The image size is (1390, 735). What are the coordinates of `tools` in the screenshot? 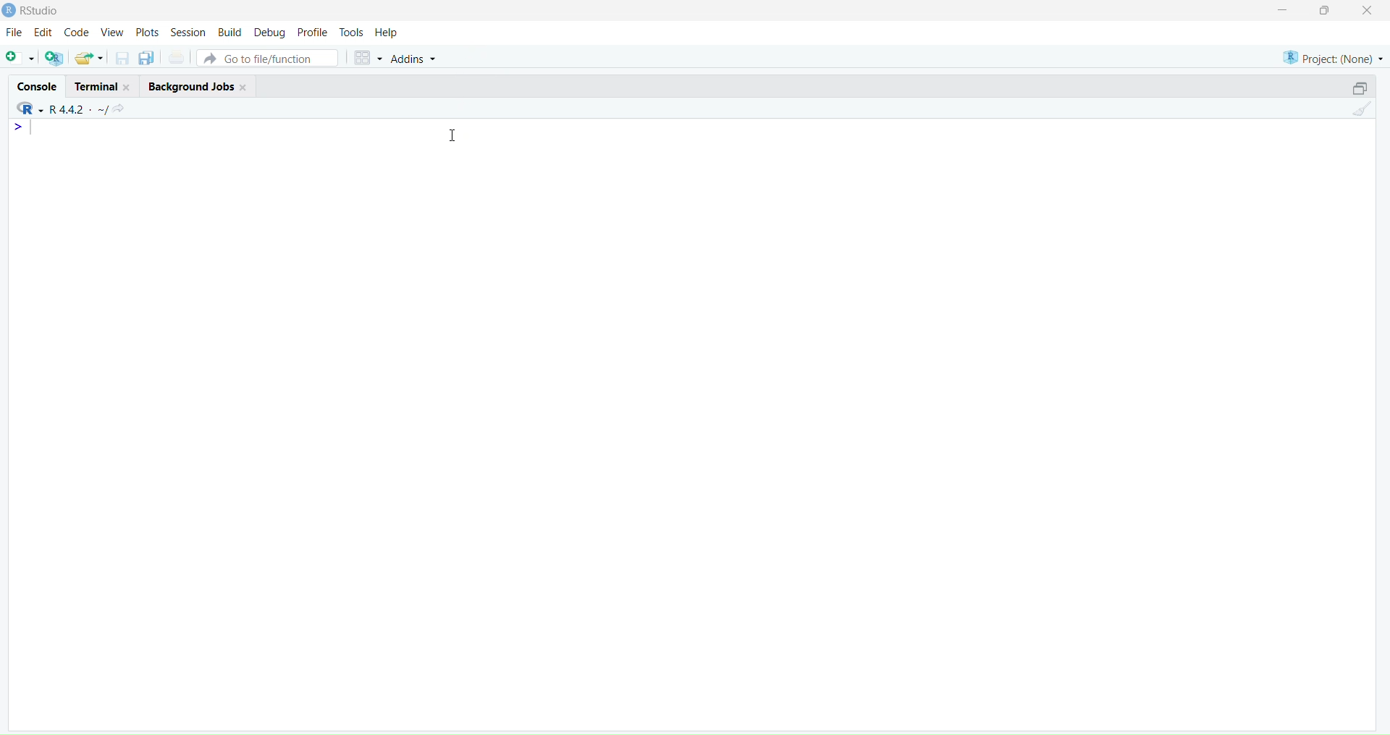 It's located at (351, 32).